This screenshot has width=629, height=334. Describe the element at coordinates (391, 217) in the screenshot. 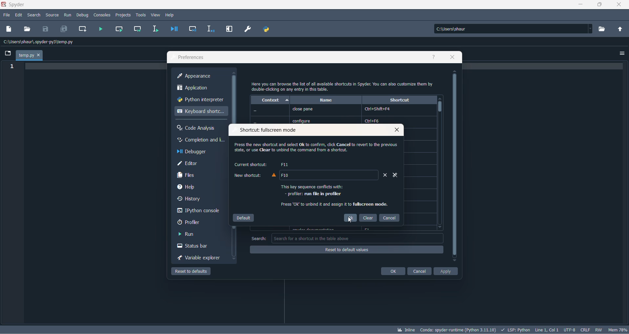

I see `cancel` at that location.